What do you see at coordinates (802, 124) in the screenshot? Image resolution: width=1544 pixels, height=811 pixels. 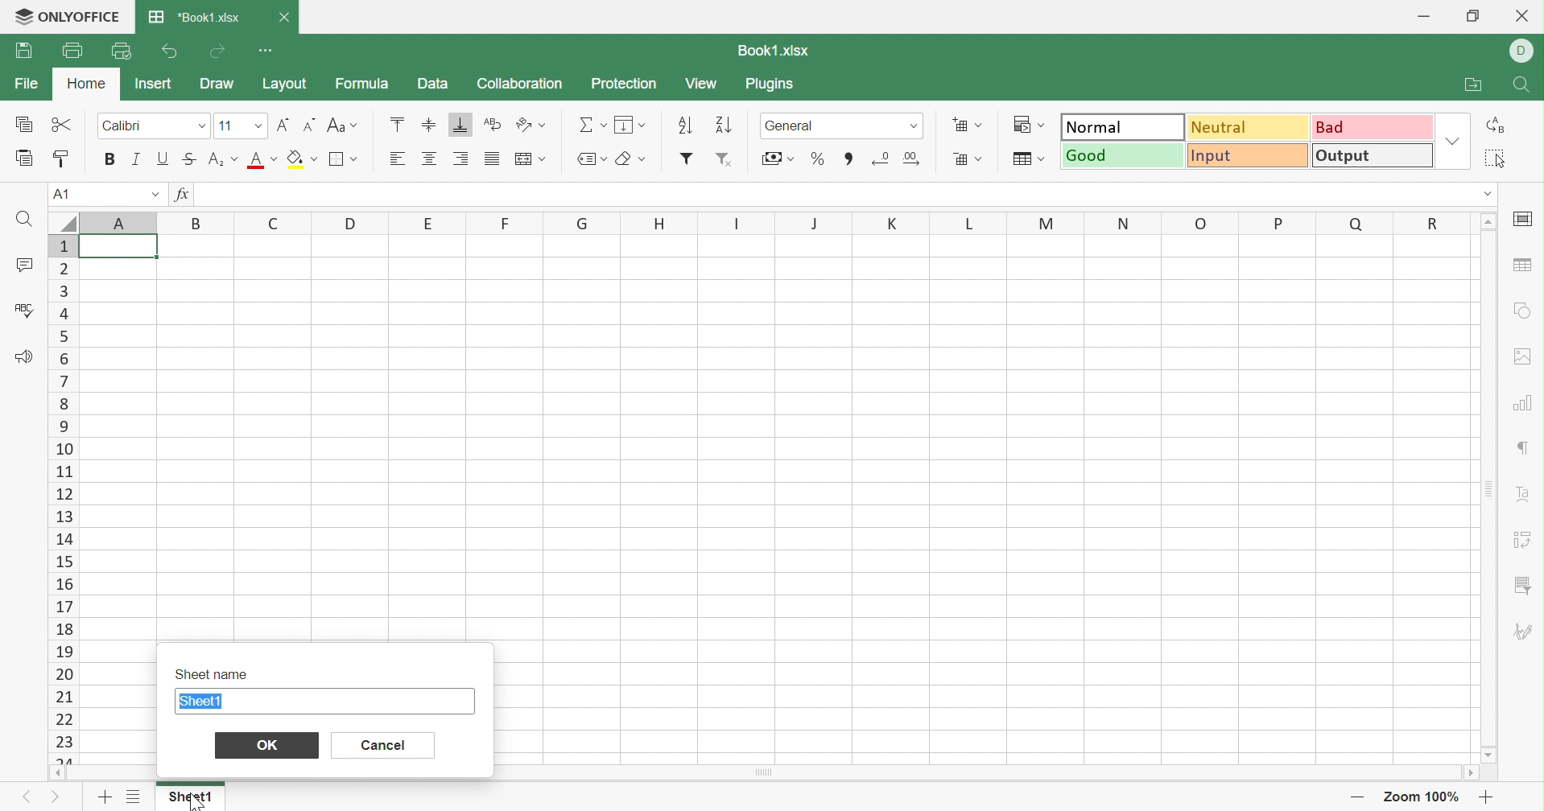 I see `General` at bounding box center [802, 124].